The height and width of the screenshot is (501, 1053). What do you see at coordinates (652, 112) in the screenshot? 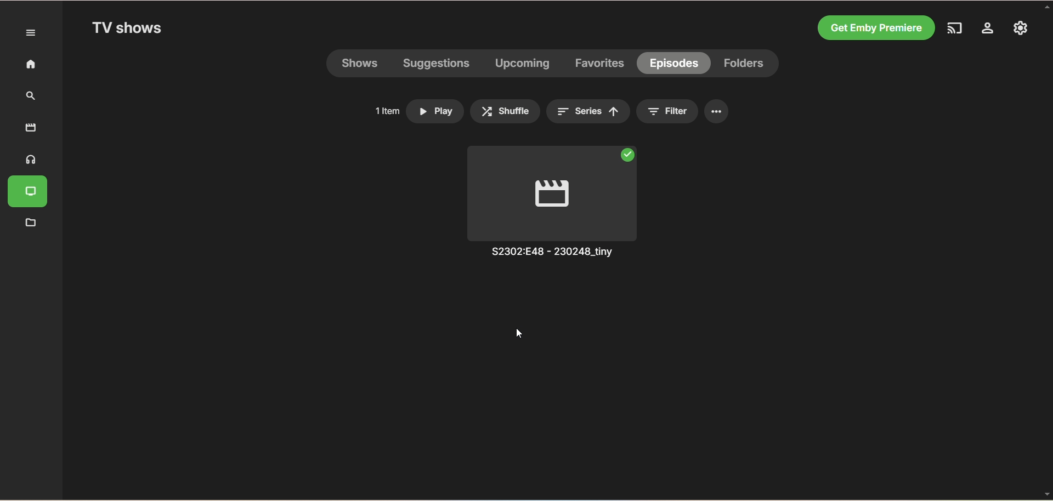
I see `settings` at bounding box center [652, 112].